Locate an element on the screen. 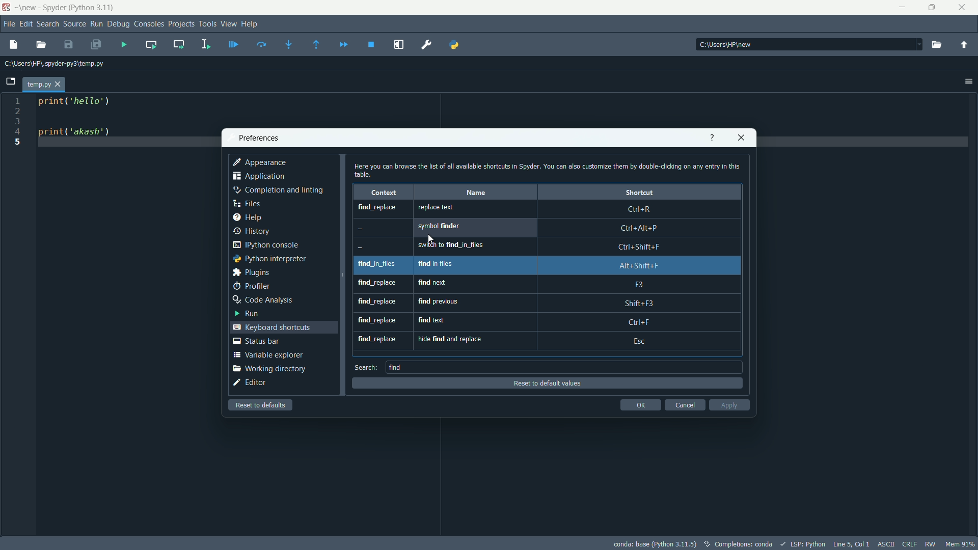  edit menu is located at coordinates (26, 25).